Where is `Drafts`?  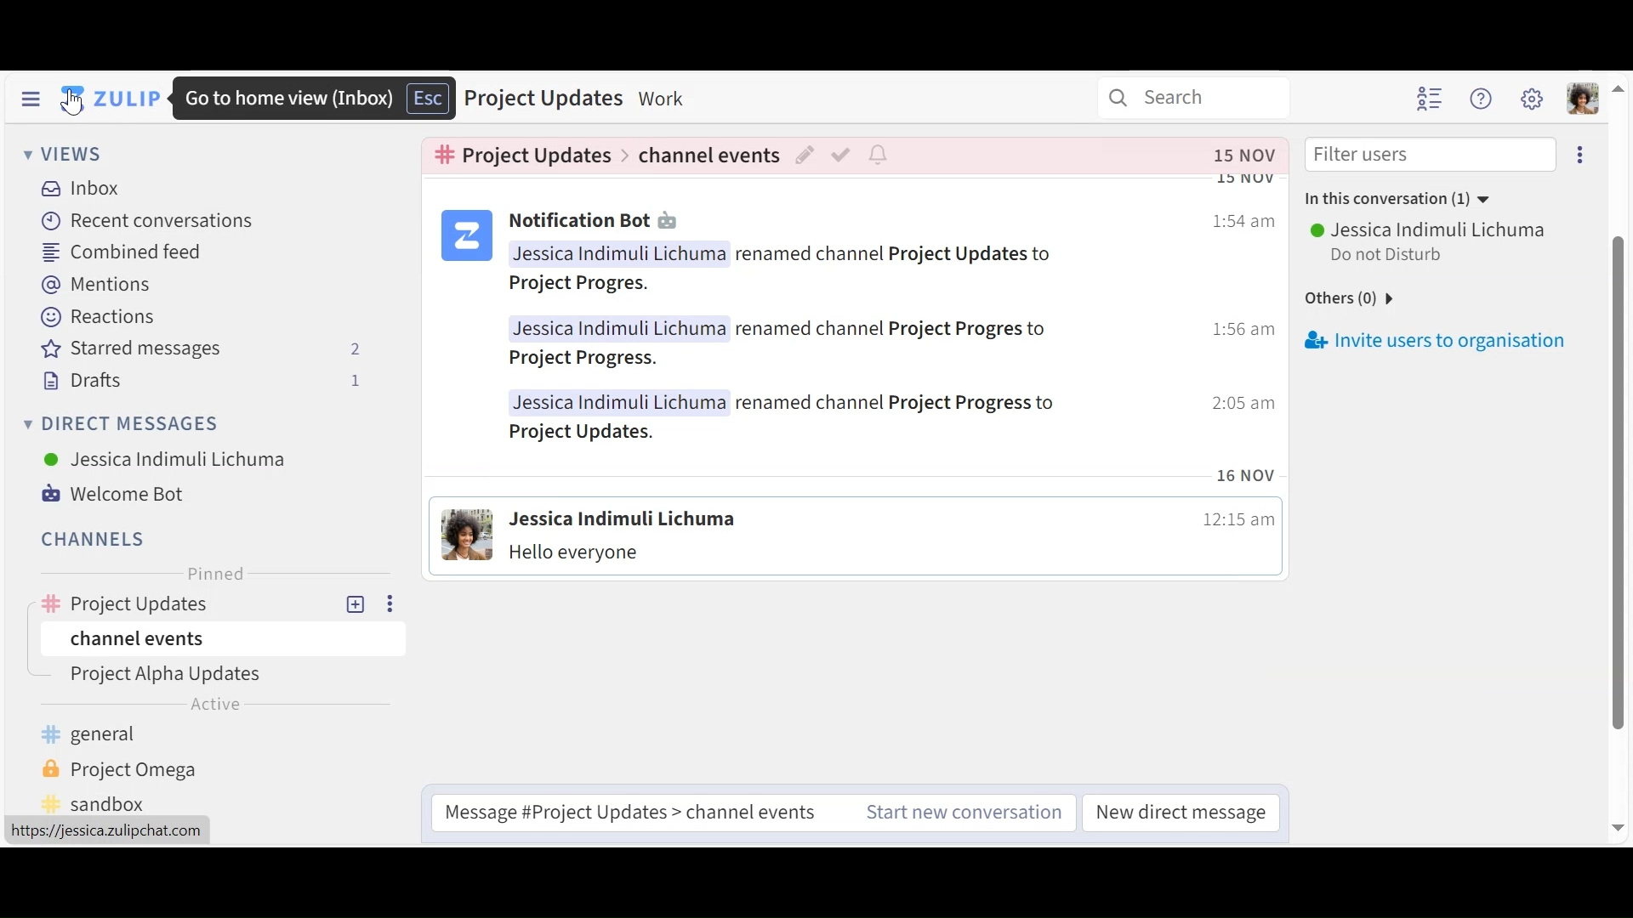 Drafts is located at coordinates (201, 381).